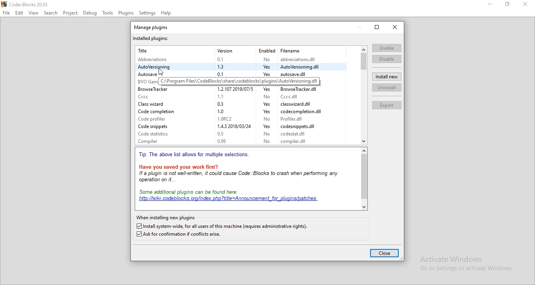 Image resolution: width=535 pixels, height=285 pixels. I want to click on close, so click(385, 253).